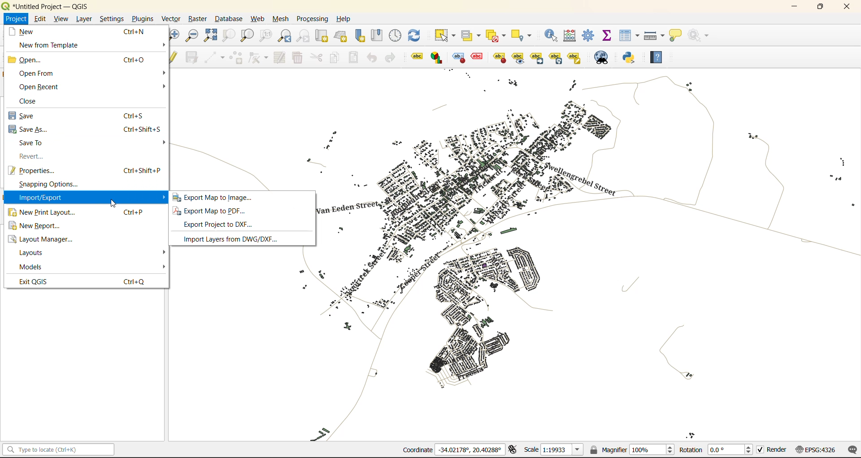 This screenshot has width=861, height=458. I want to click on help, so click(345, 19).